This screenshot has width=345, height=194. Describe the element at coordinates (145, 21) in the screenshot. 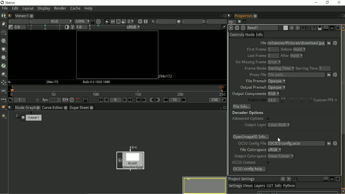

I see `Pause updates` at that location.